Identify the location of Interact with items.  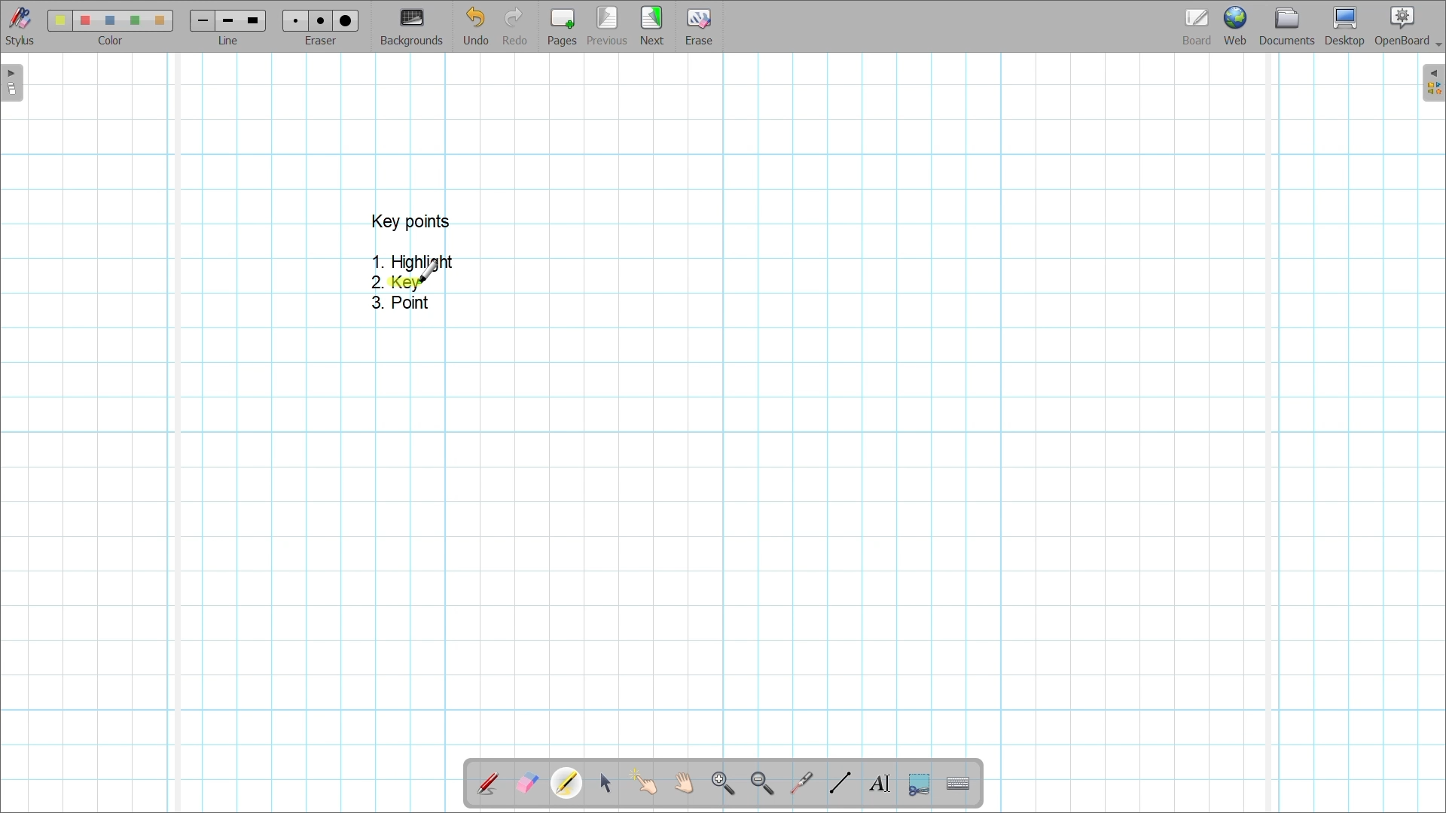
(643, 782).